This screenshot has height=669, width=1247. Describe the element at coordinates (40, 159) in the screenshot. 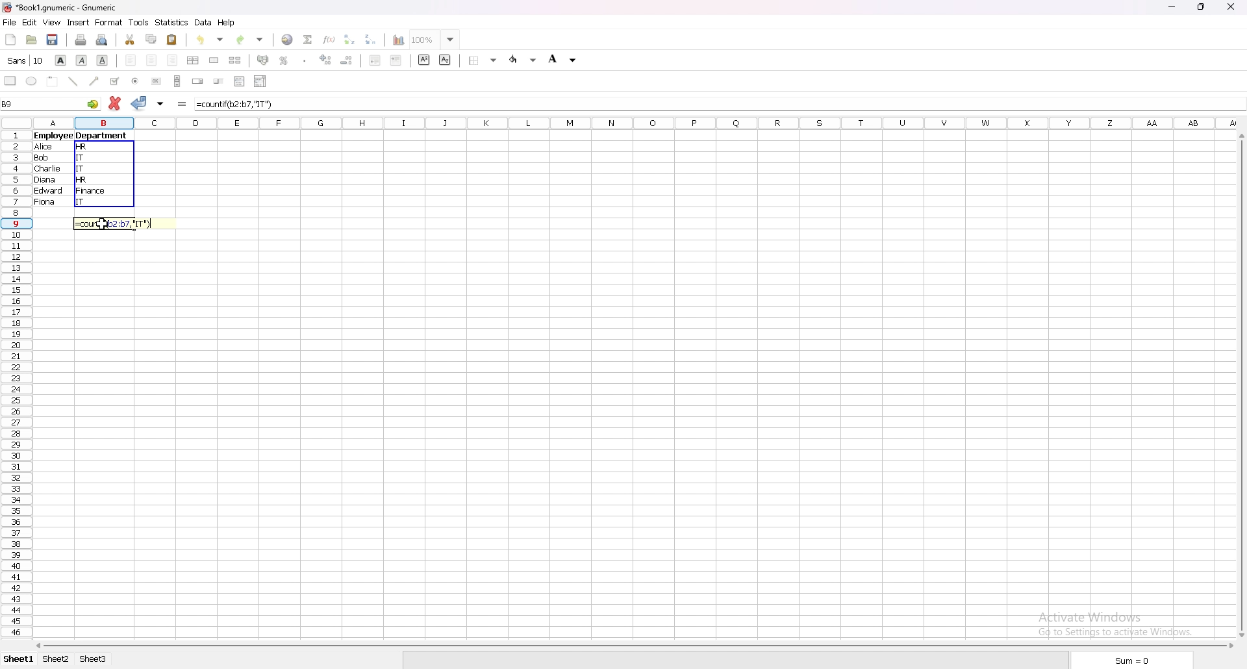

I see `Bob` at that location.